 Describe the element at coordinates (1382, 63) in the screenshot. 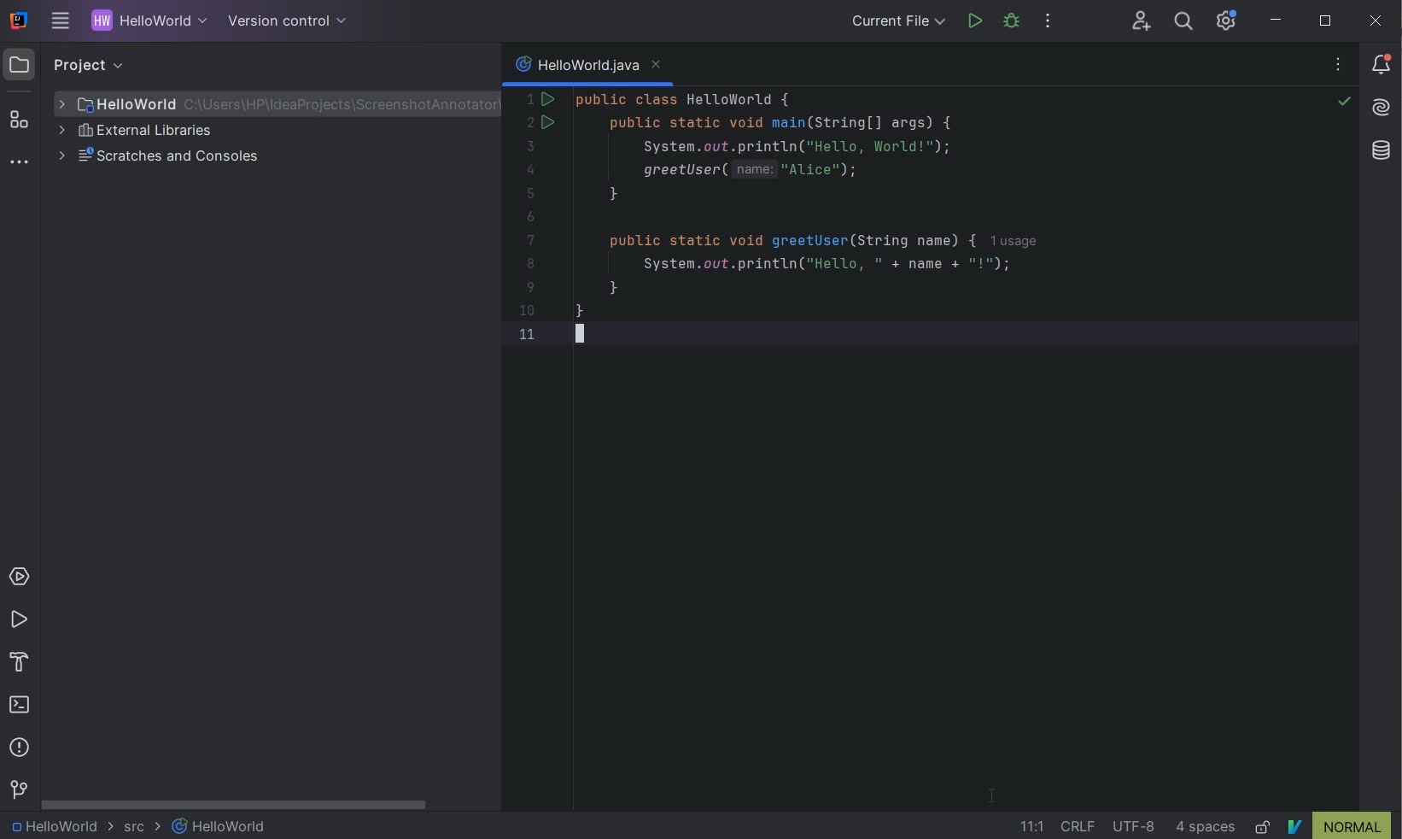

I see `NOTIFICATIONS` at that location.